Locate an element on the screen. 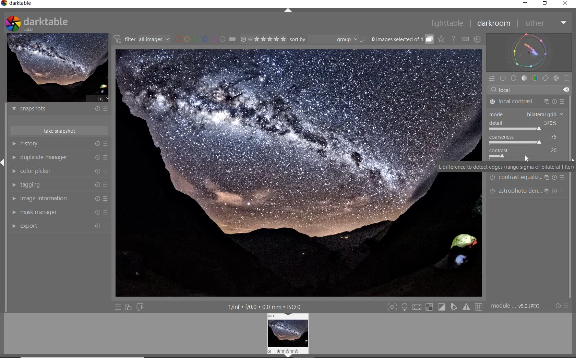 The height and width of the screenshot is (358, 576). Reset is located at coordinates (96, 226).